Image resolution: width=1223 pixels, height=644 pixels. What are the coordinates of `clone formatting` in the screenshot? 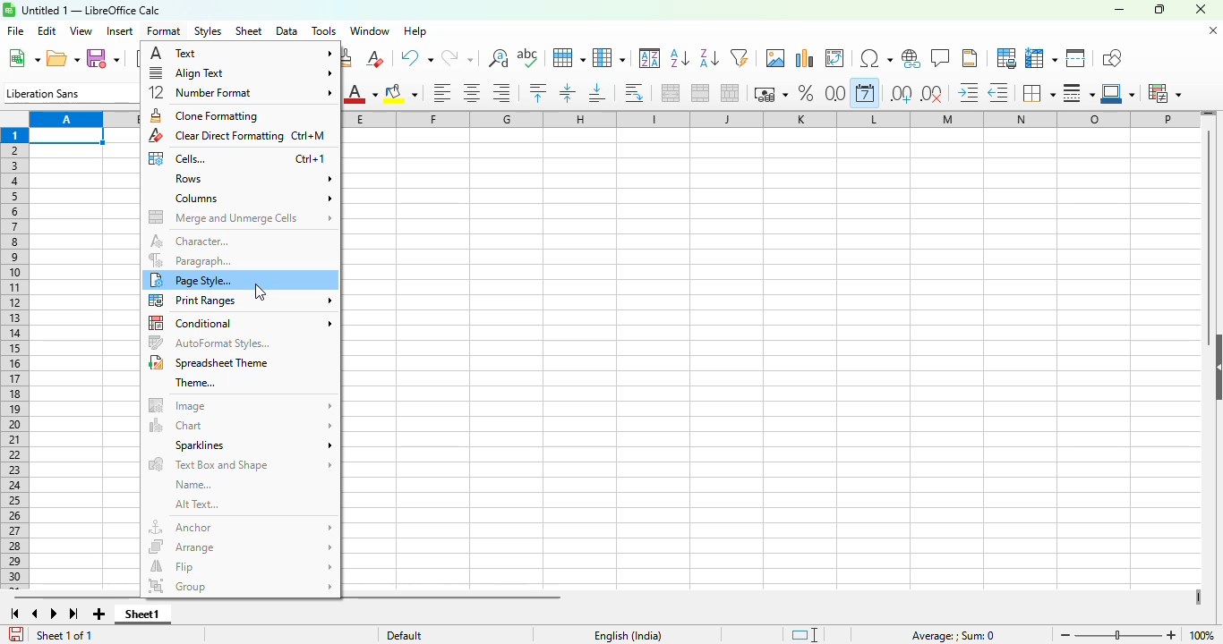 It's located at (350, 58).